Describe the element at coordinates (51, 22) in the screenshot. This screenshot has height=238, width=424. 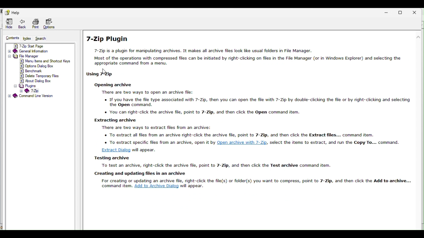
I see `Options` at that location.